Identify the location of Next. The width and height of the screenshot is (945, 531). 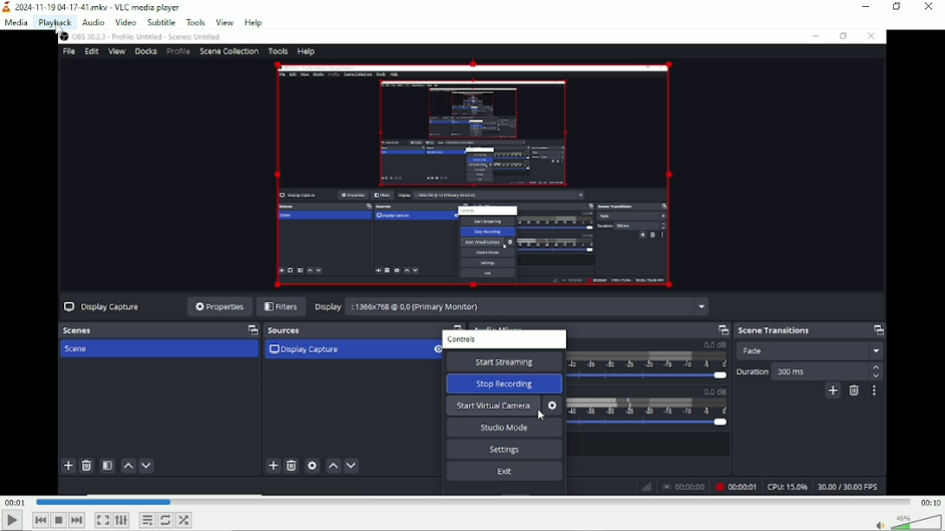
(76, 520).